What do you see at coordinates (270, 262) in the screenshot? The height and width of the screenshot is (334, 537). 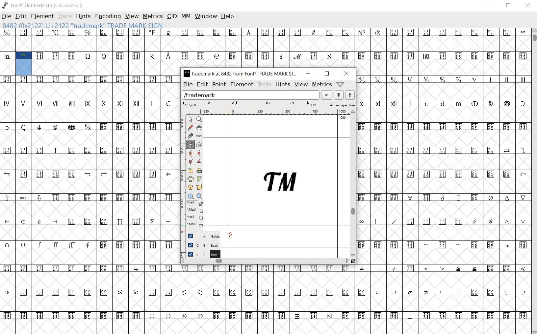 I see `scrollbar` at bounding box center [270, 262].